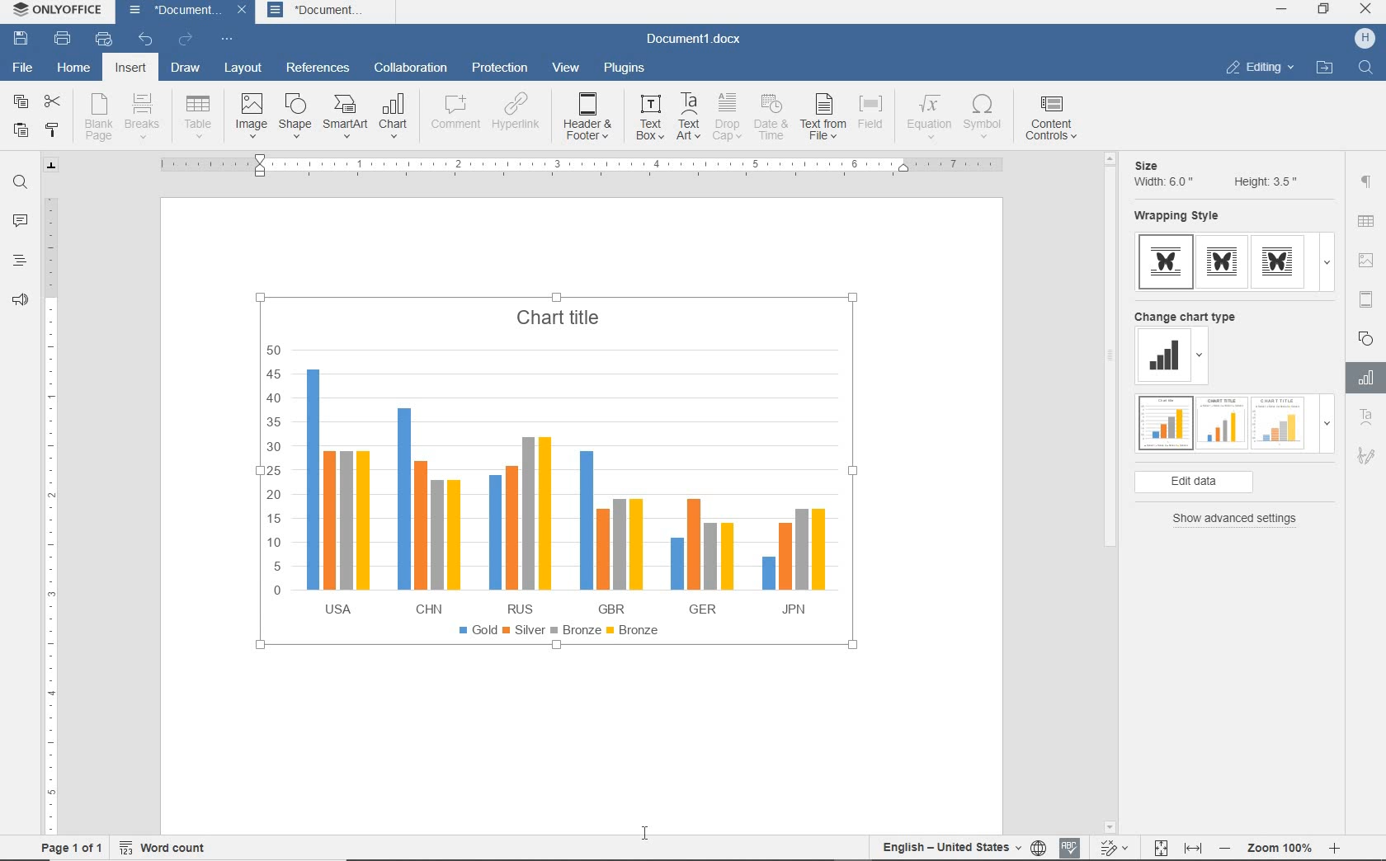 This screenshot has width=1386, height=861. Describe the element at coordinates (1070, 846) in the screenshot. I see `spell check` at that location.